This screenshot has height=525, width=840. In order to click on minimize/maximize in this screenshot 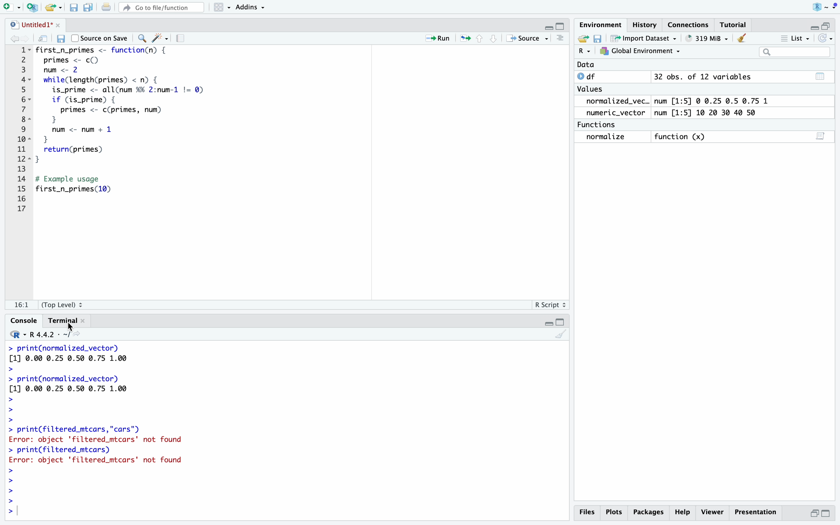, I will do `click(558, 319)`.